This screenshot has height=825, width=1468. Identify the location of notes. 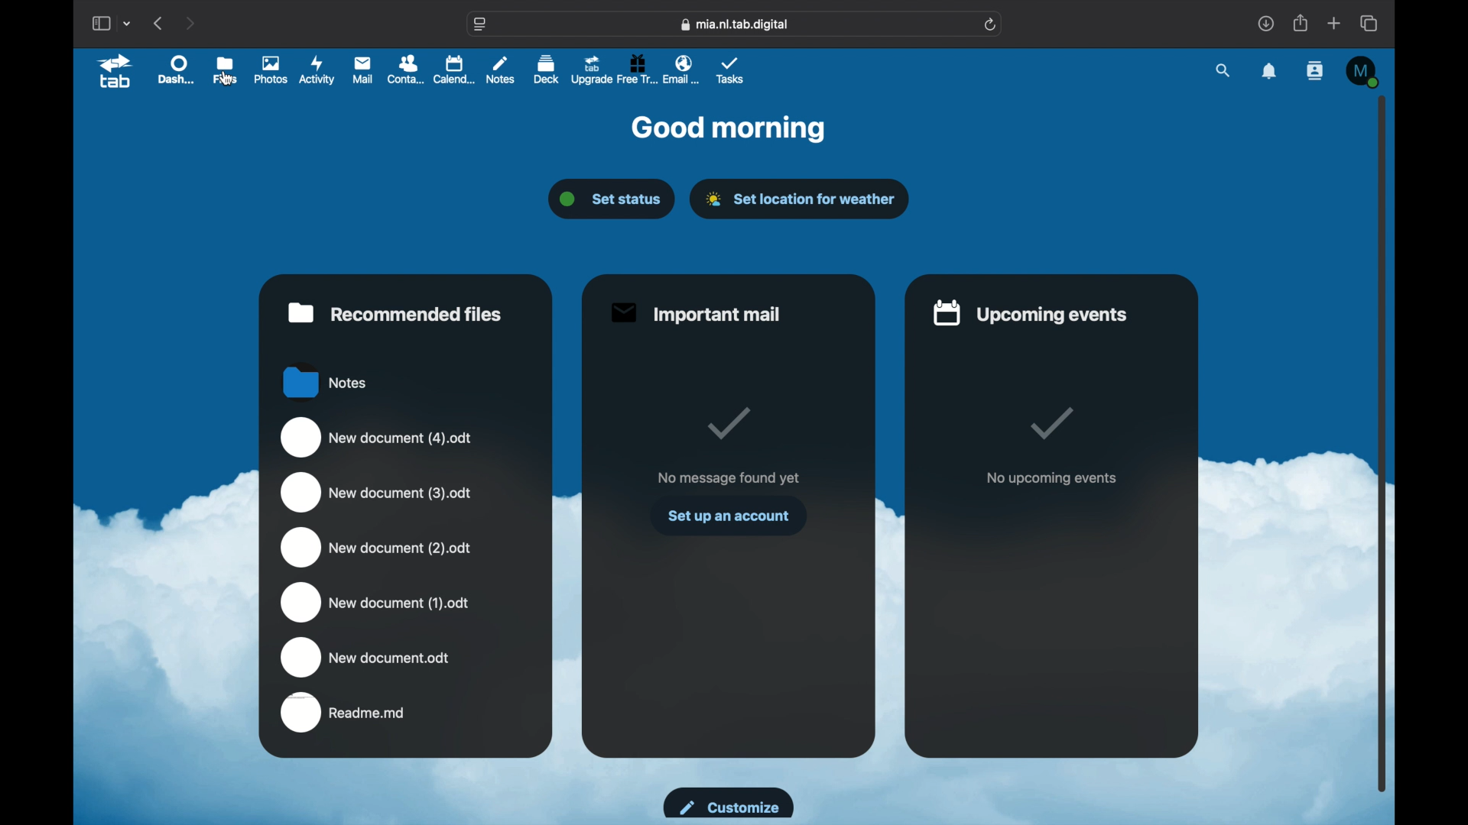
(326, 381).